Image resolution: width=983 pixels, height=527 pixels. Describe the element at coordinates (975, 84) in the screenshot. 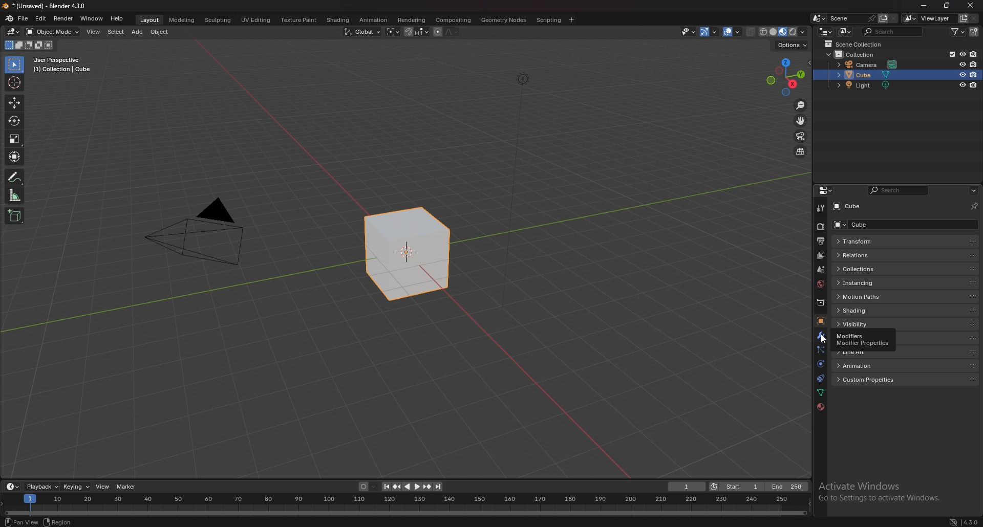

I see `disable in renders` at that location.